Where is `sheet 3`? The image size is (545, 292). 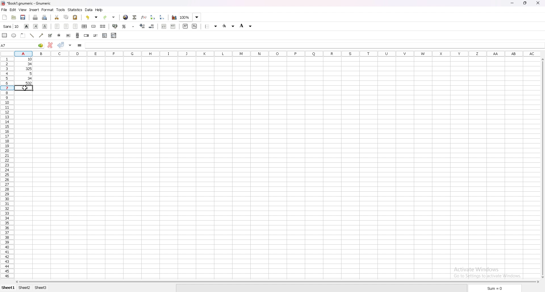 sheet 3 is located at coordinates (41, 287).